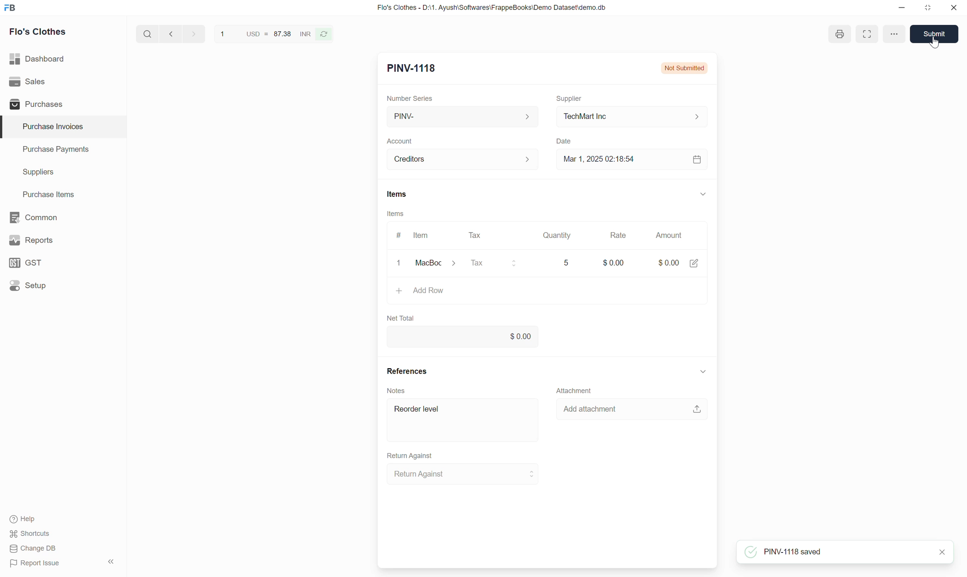 Image resolution: width=967 pixels, height=577 pixels. Describe the element at coordinates (632, 408) in the screenshot. I see `Add attachment` at that location.